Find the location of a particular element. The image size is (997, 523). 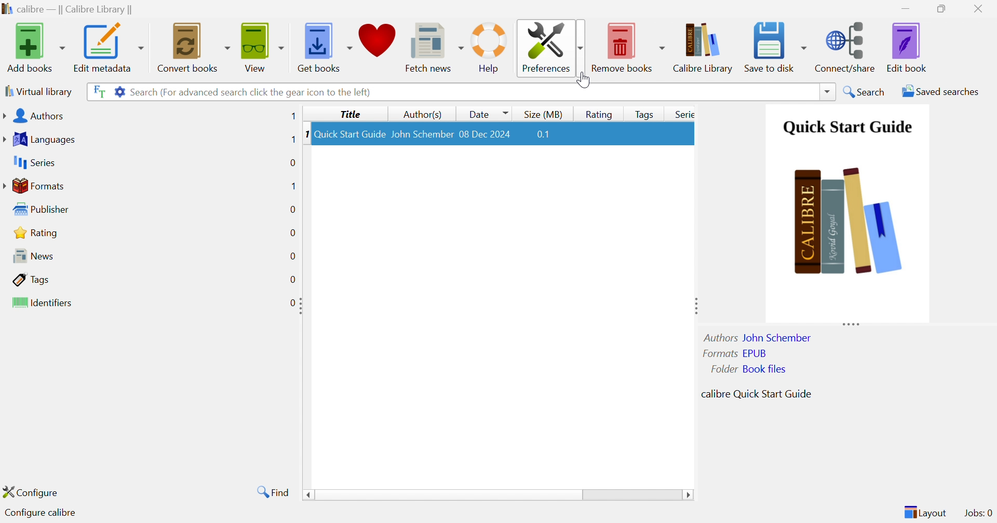

Expand is located at coordinates (694, 305).